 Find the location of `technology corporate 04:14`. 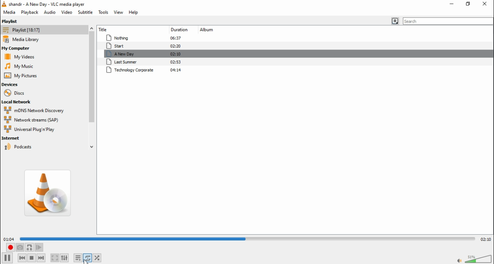

technology corporate 04:14 is located at coordinates (145, 70).